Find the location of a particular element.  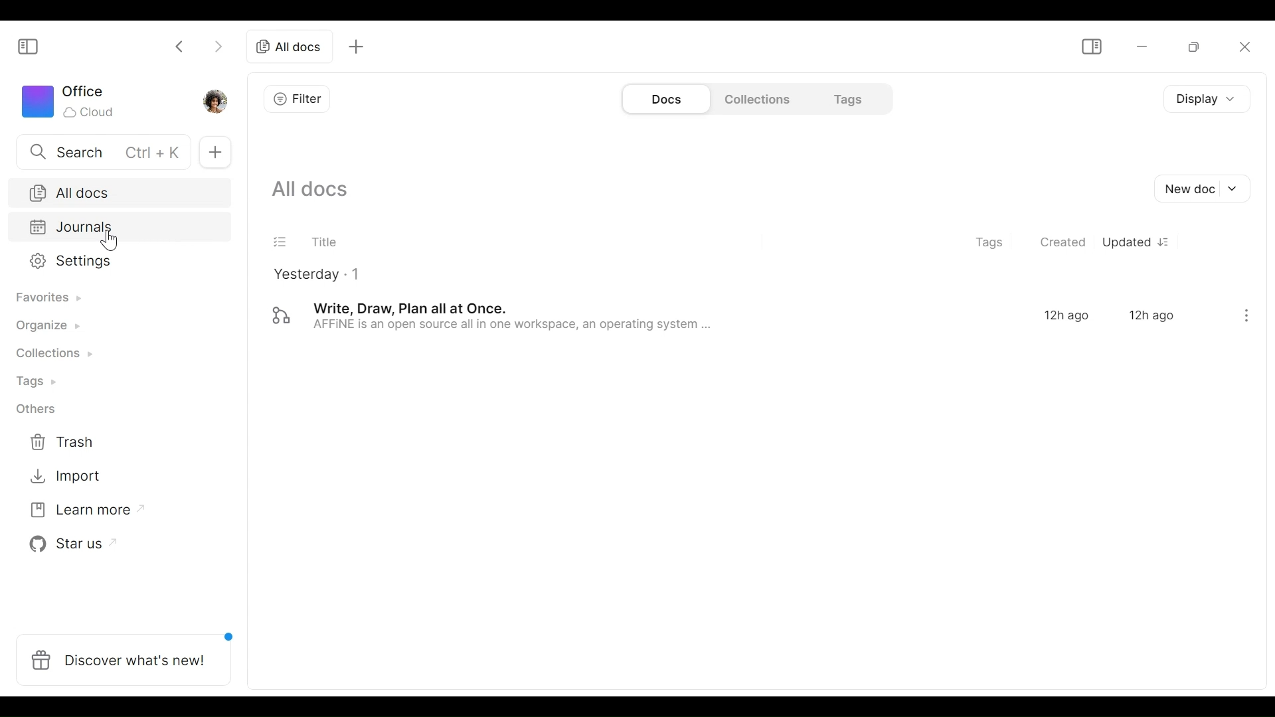

Tags is located at coordinates (989, 242).